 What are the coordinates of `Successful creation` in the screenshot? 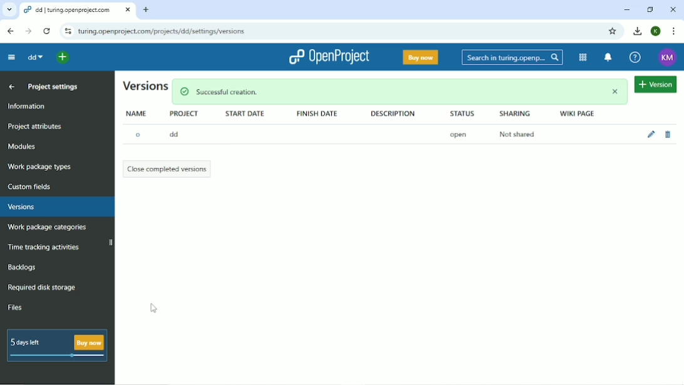 It's located at (400, 92).